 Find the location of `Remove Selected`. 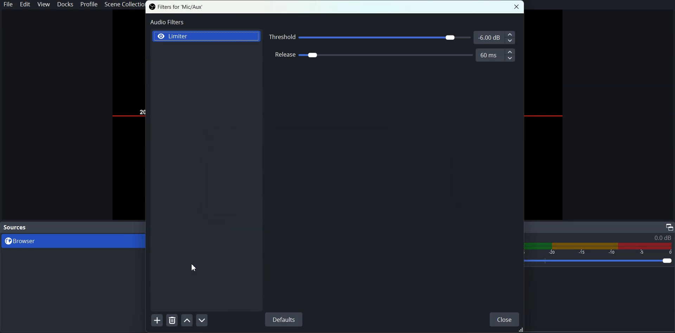

Remove Selected is located at coordinates (173, 320).